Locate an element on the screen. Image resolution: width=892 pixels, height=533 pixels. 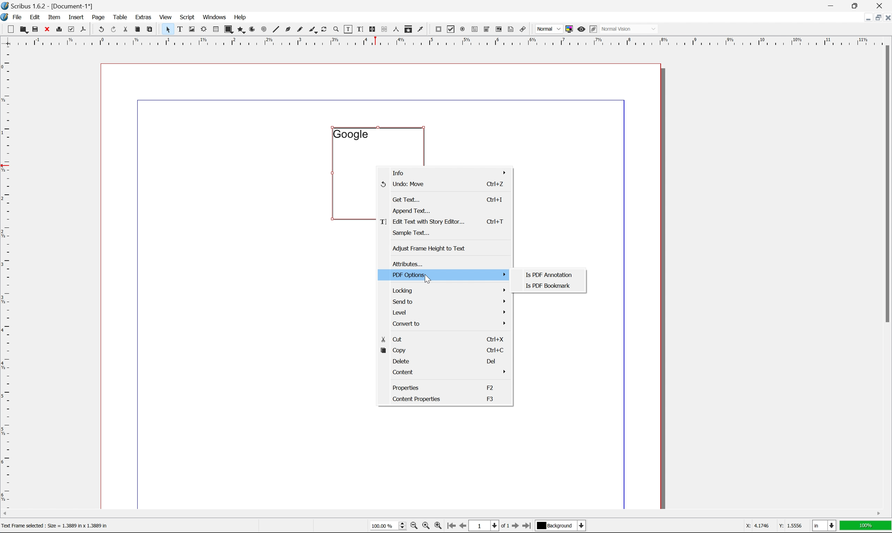
paste is located at coordinates (150, 29).